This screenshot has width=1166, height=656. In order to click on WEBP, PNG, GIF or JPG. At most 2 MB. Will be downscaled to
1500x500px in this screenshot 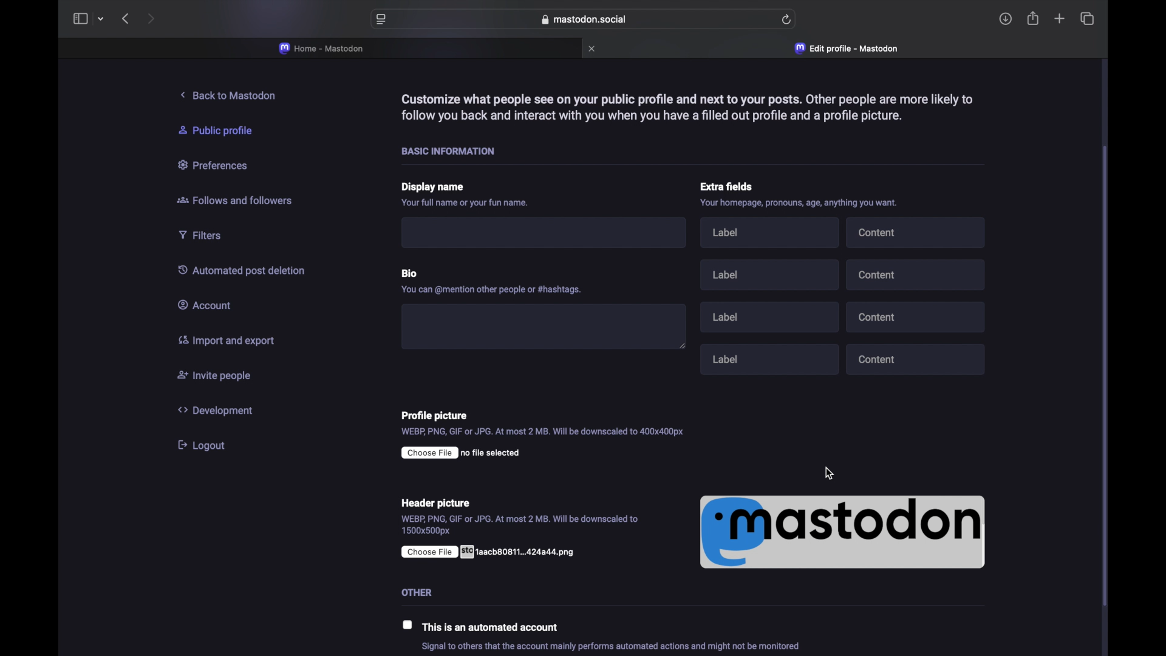, I will do `click(520, 525)`.